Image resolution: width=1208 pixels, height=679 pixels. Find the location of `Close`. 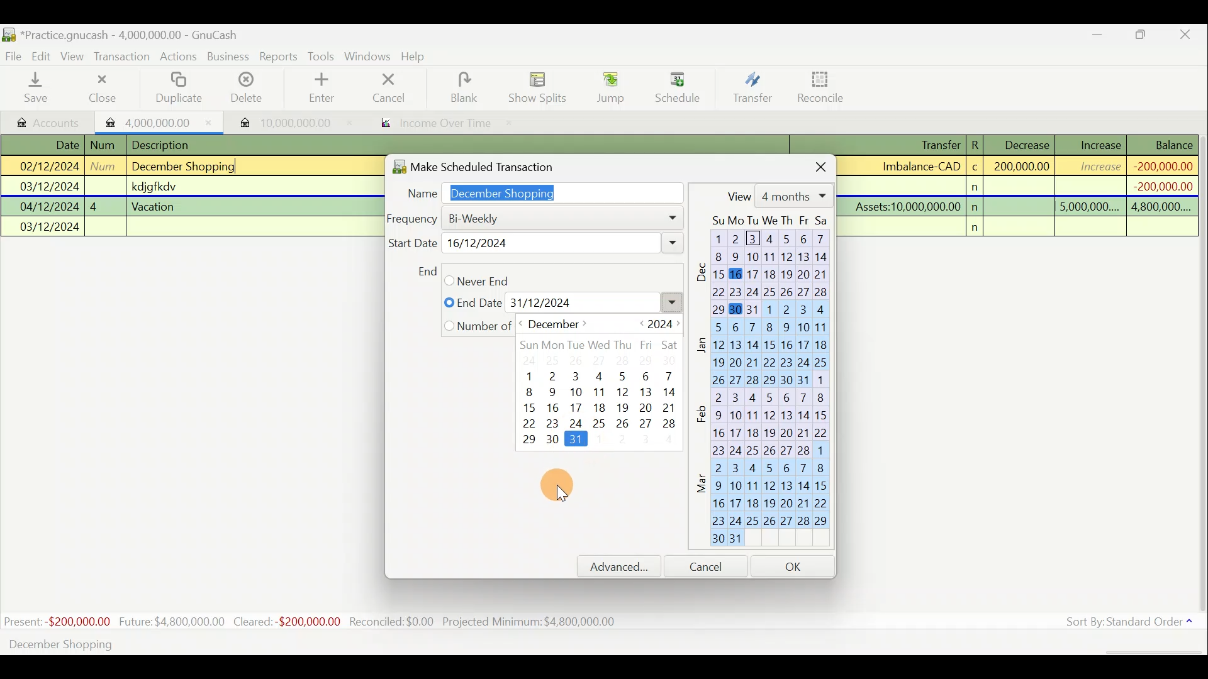

Close is located at coordinates (101, 88).